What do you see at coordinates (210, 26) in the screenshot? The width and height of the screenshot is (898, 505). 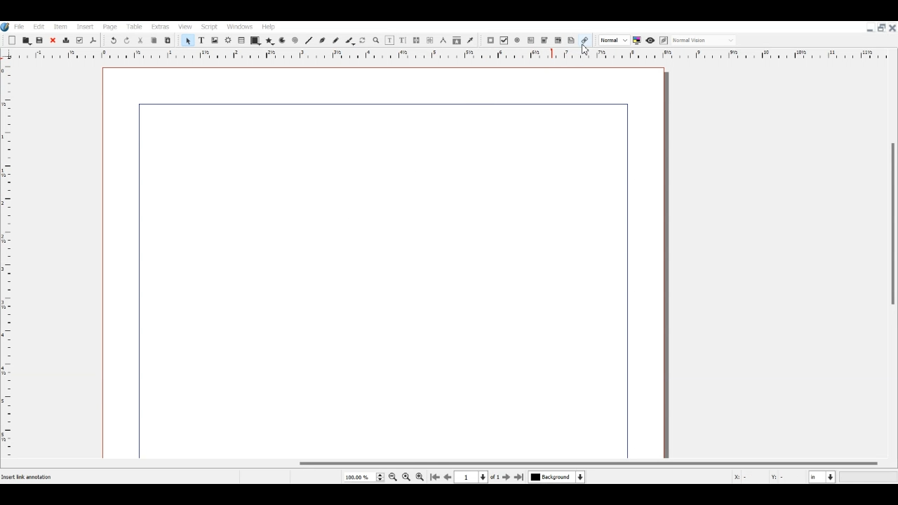 I see `Script` at bounding box center [210, 26].